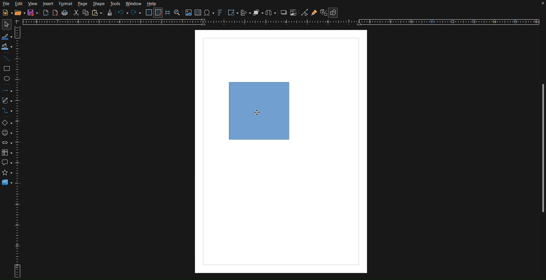 The image size is (546, 280). I want to click on Insert Textbox, so click(199, 13).